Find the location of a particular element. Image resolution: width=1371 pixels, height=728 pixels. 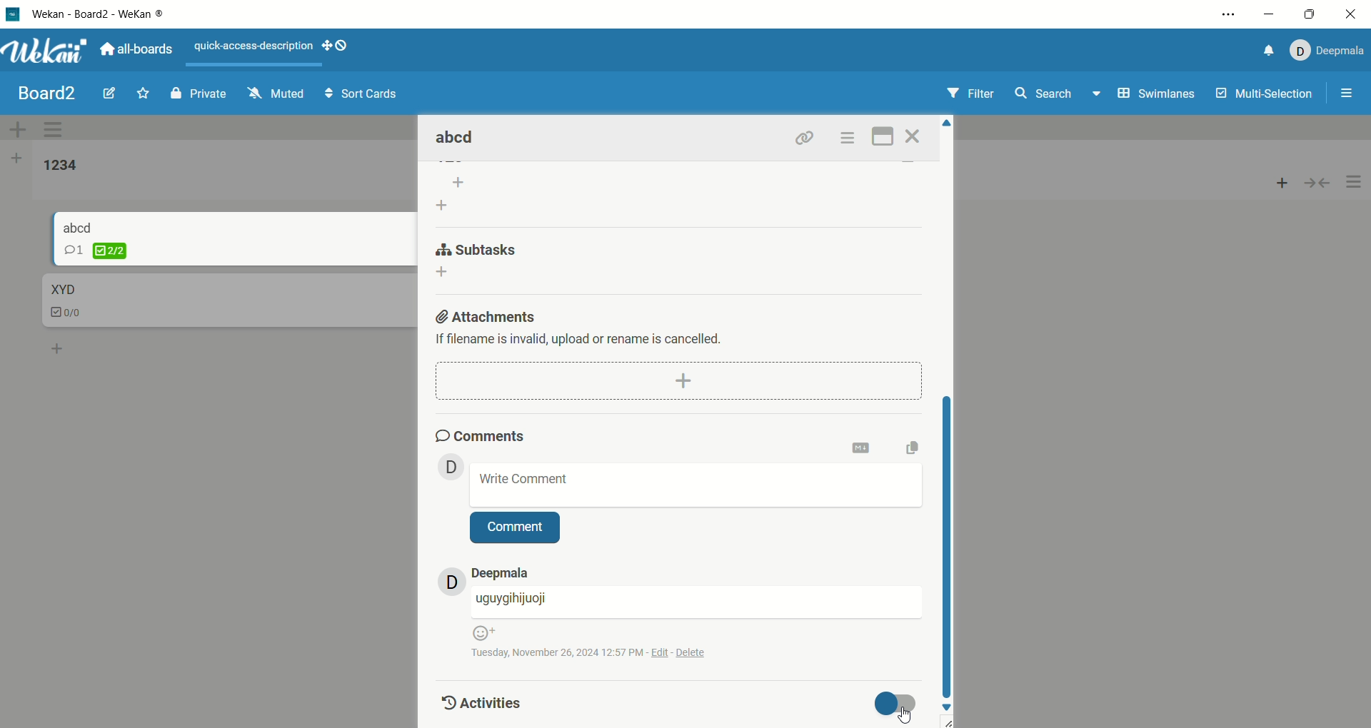

logo is located at coordinates (14, 16).